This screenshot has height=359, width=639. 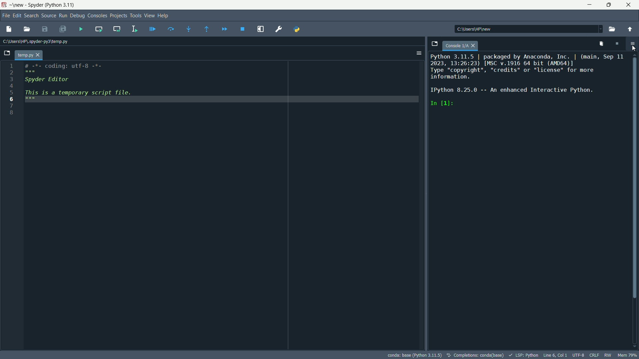 What do you see at coordinates (224, 29) in the screenshot?
I see `continue execution until next breakpoint` at bounding box center [224, 29].